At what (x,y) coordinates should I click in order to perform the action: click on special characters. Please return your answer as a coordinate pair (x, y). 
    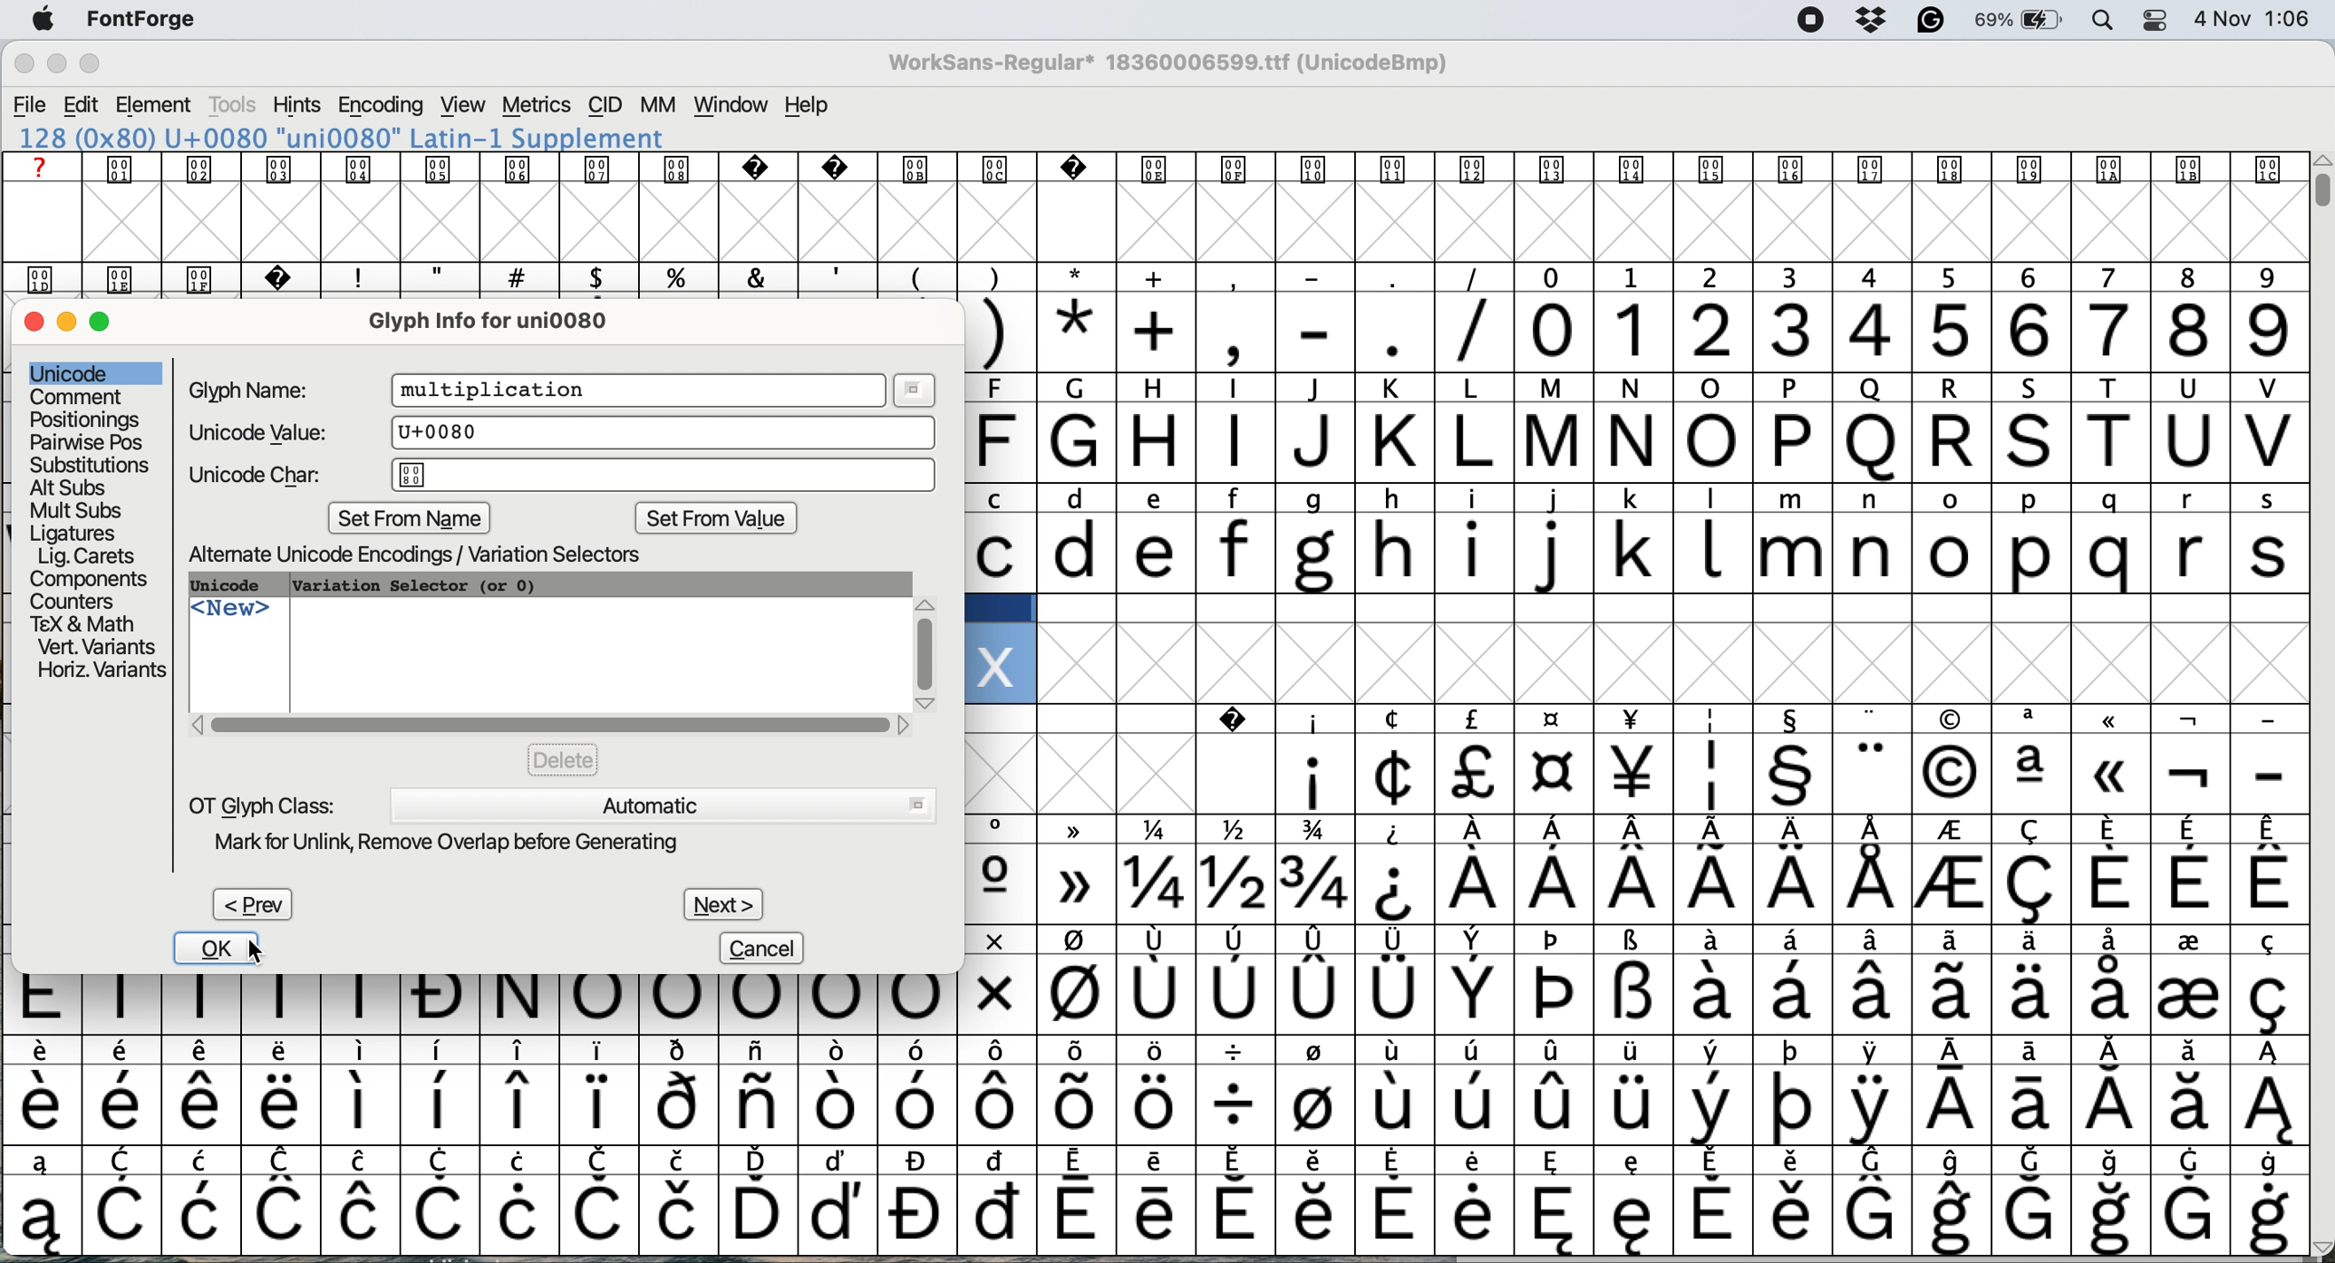
    Looking at the image, I should click on (1639, 943).